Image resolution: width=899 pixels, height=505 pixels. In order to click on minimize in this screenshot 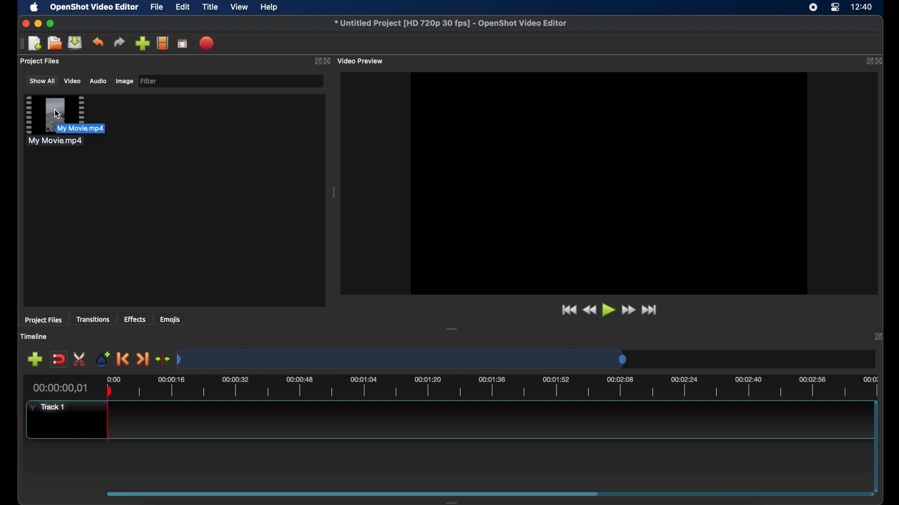, I will do `click(38, 23)`.